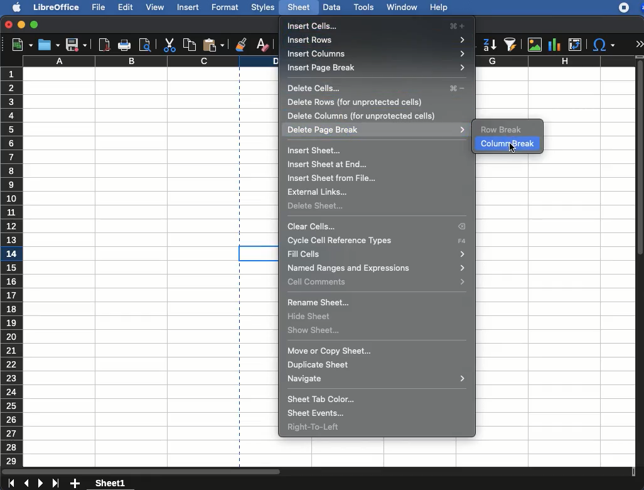  What do you see at coordinates (299, 7) in the screenshot?
I see `sheet` at bounding box center [299, 7].